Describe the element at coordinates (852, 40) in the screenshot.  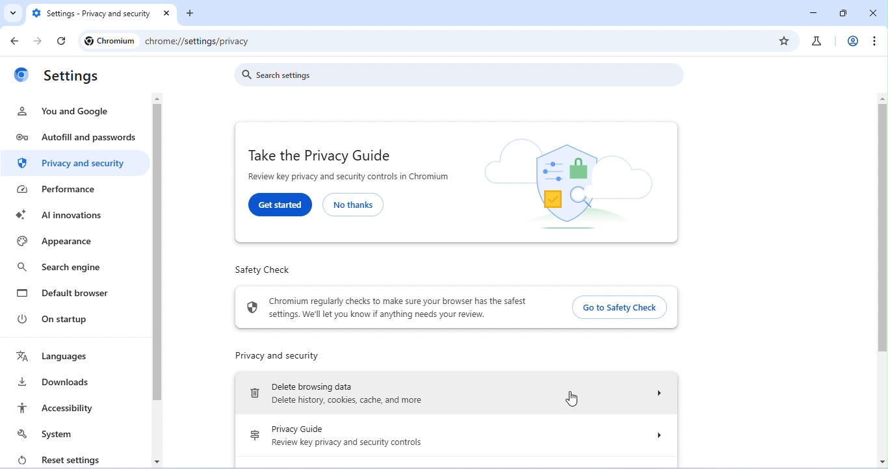
I see `account` at that location.